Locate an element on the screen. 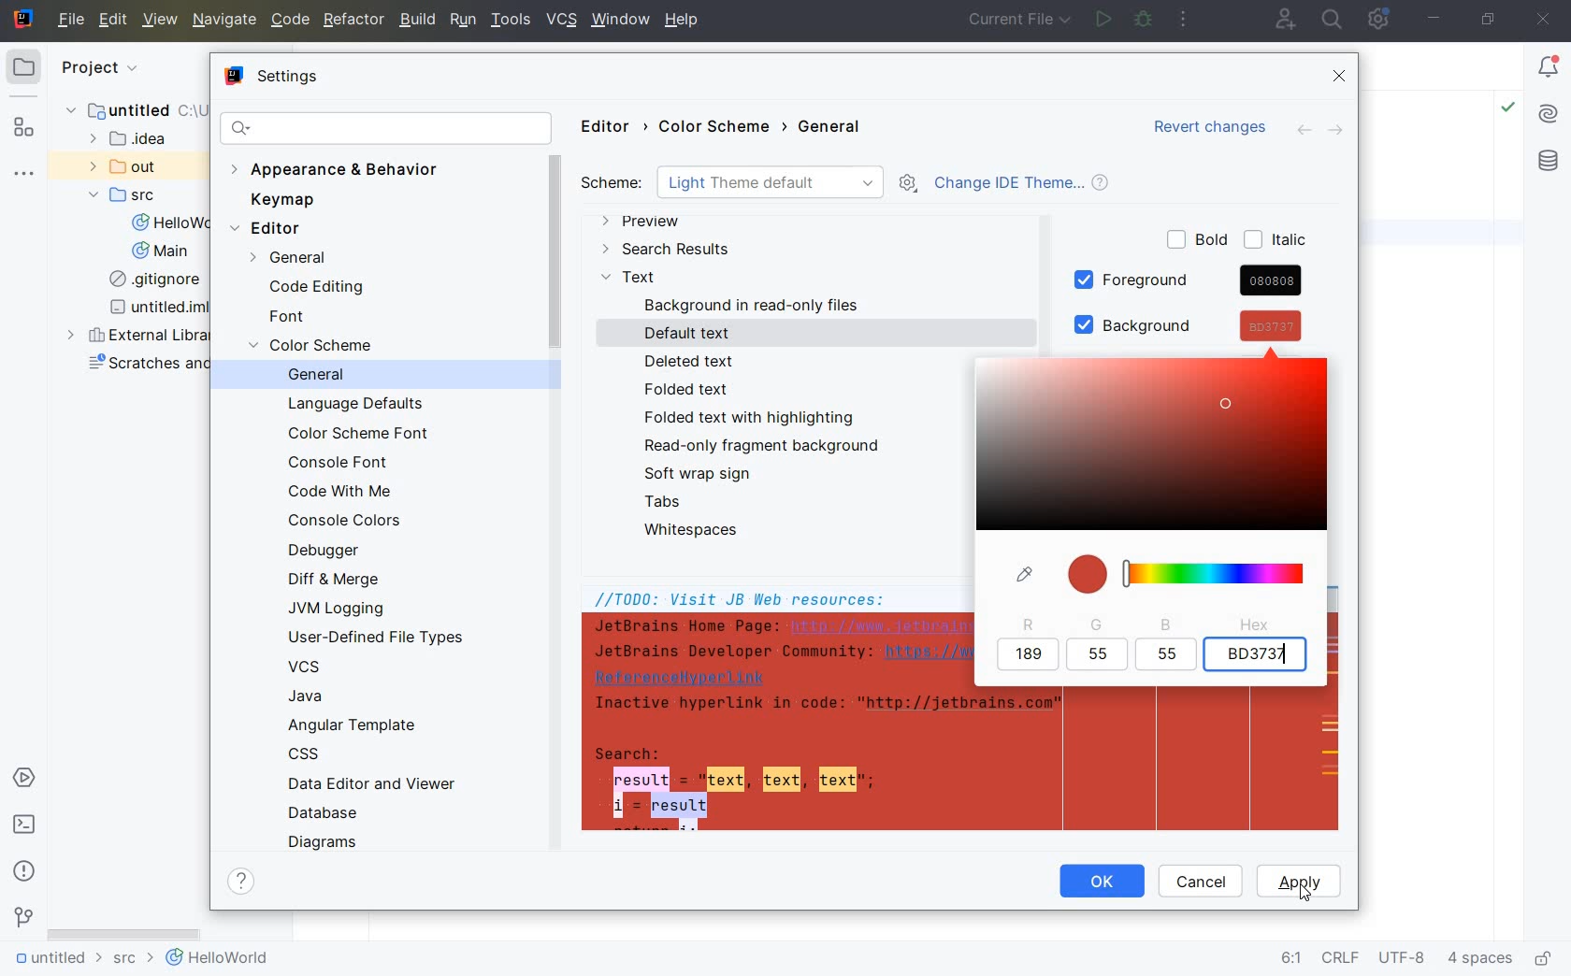 This screenshot has width=1571, height=976. BUILD is located at coordinates (417, 20).